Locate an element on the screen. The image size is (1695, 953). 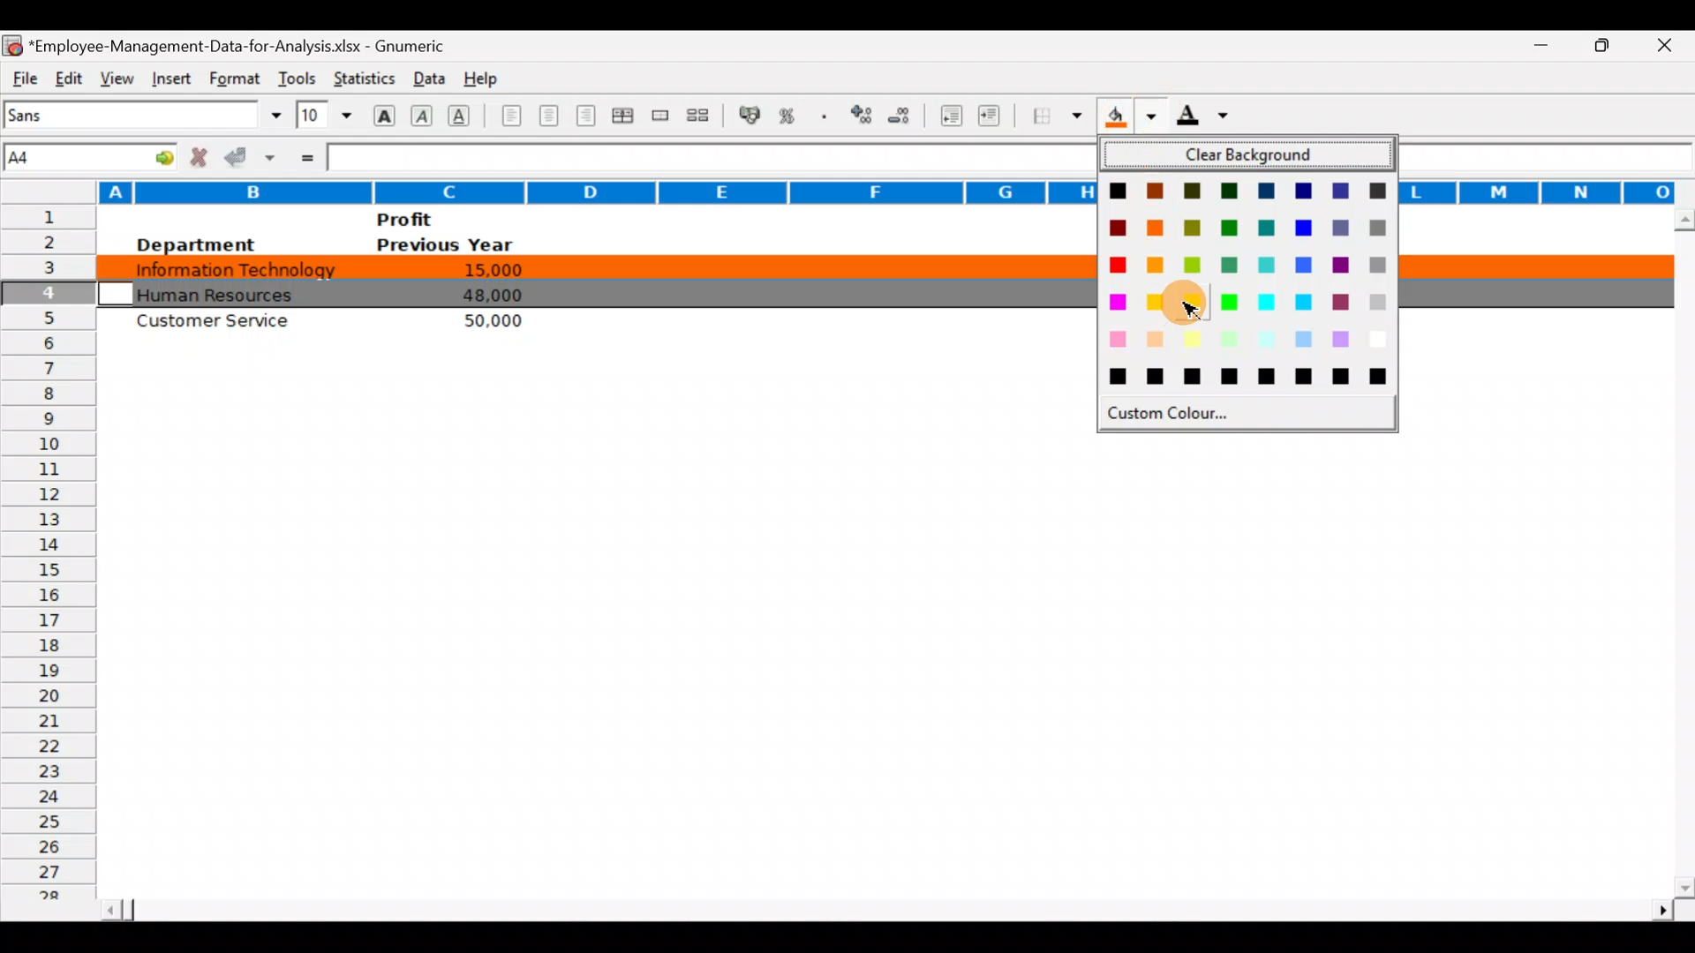
Underline is located at coordinates (464, 115).